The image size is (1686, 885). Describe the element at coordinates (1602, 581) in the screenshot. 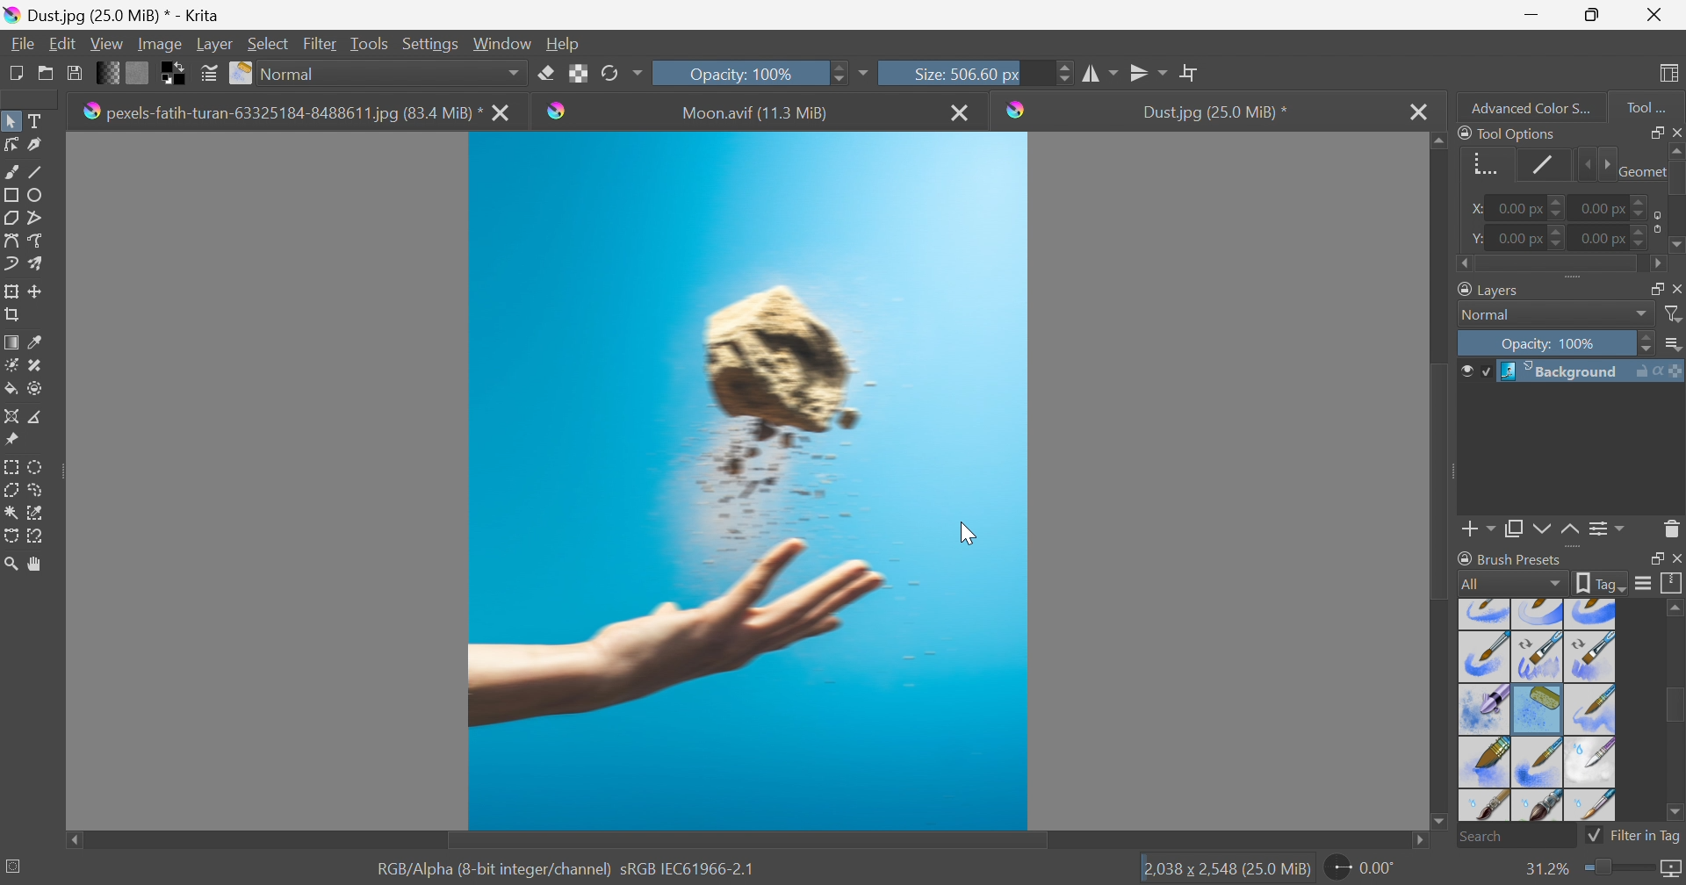

I see `Show the tag box options` at that location.